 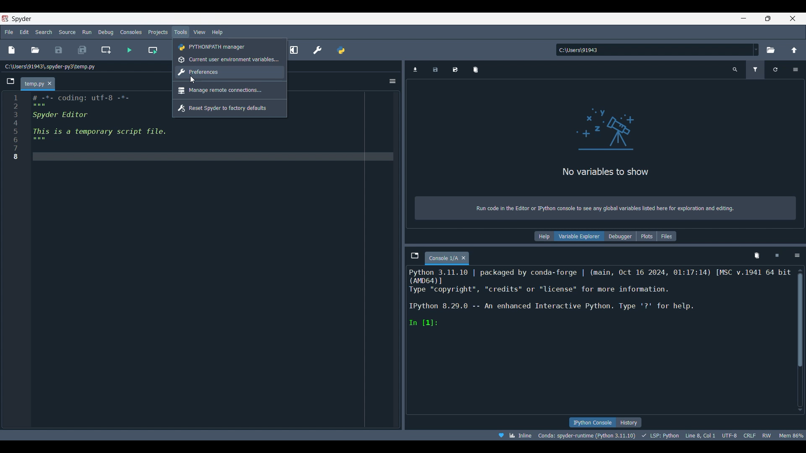 I want to click on View menu, so click(x=199, y=32).